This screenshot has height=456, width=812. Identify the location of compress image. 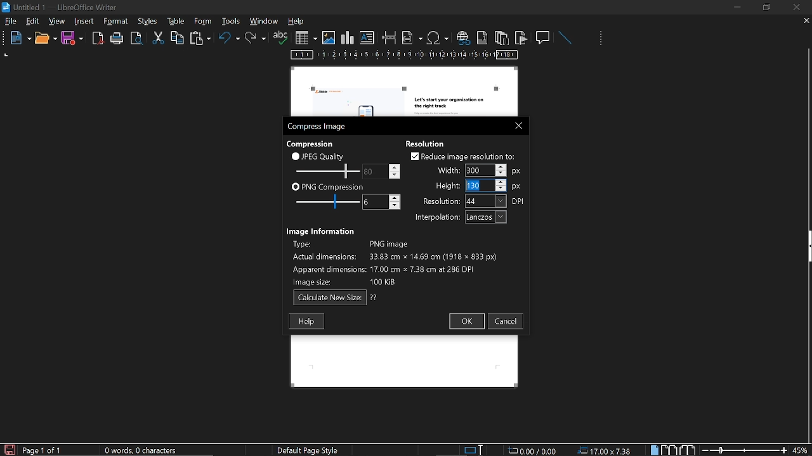
(318, 127).